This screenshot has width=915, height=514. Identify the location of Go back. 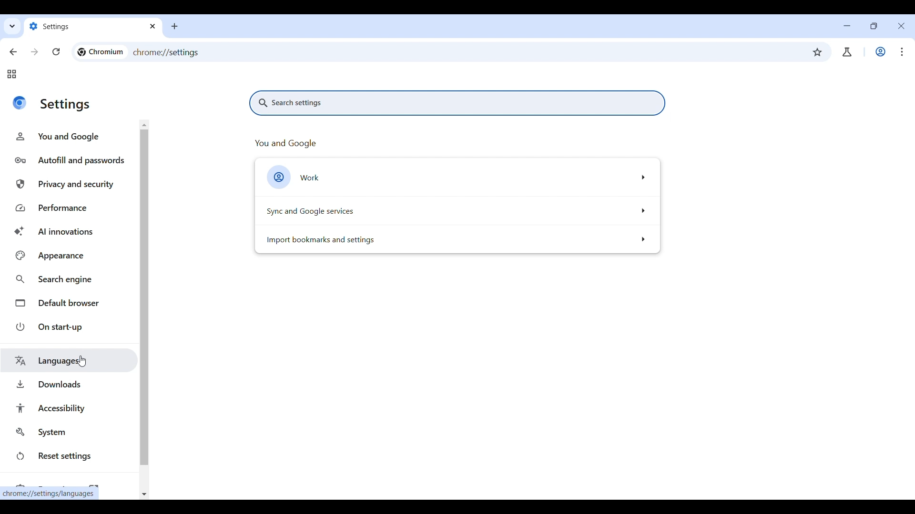
(14, 52).